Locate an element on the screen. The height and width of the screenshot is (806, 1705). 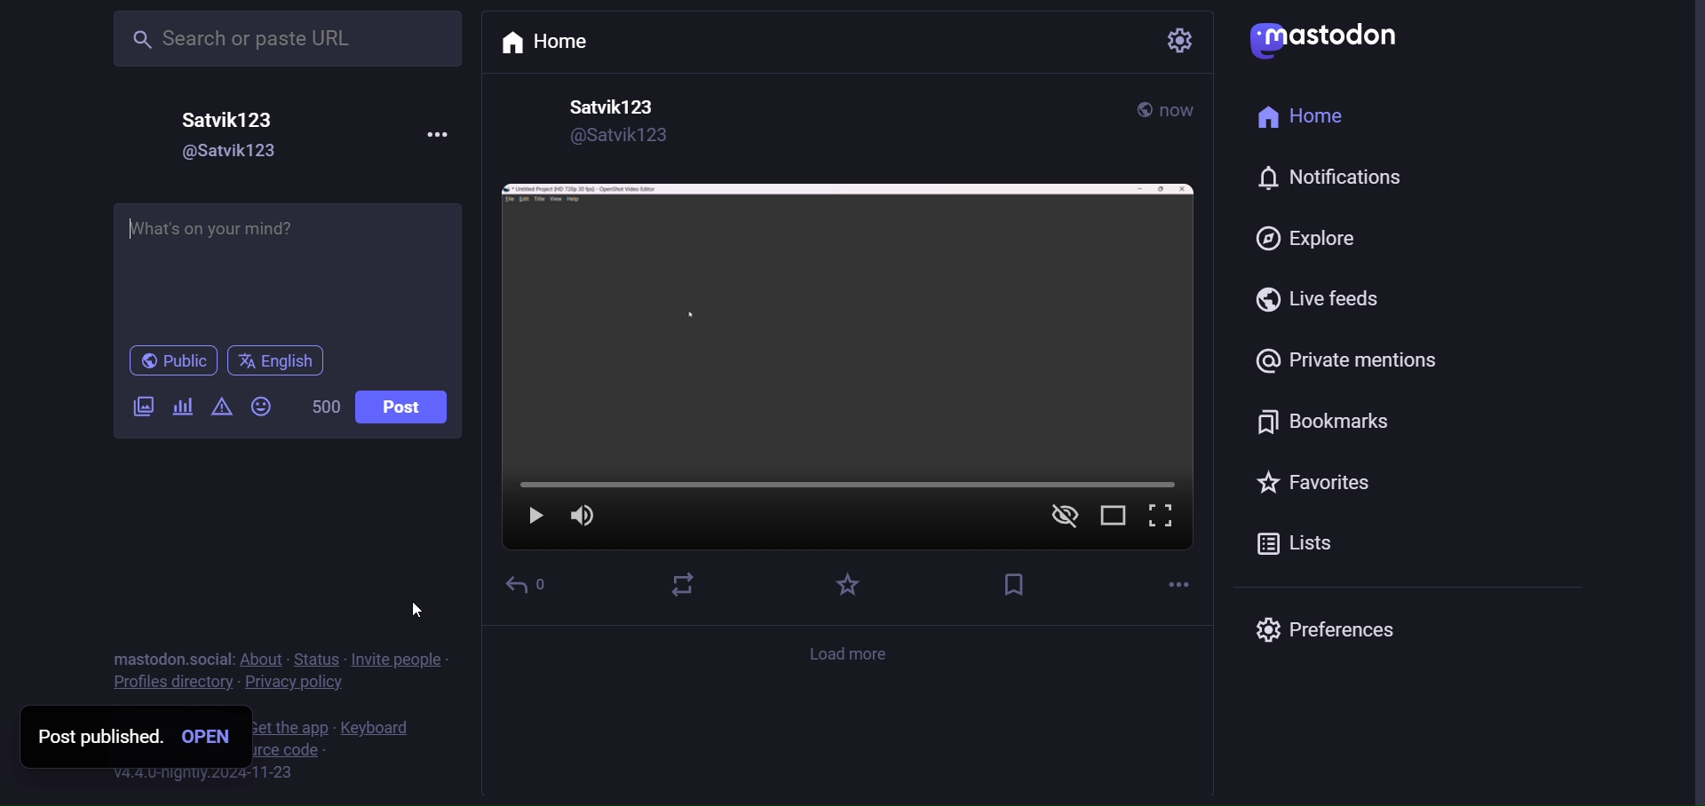
bookmark is located at coordinates (1014, 584).